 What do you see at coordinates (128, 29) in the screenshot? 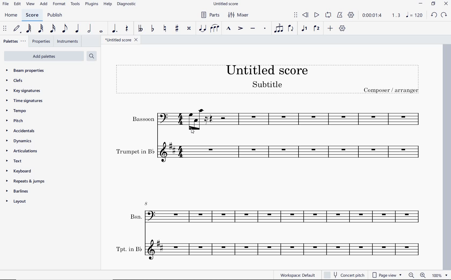
I see `rest` at bounding box center [128, 29].